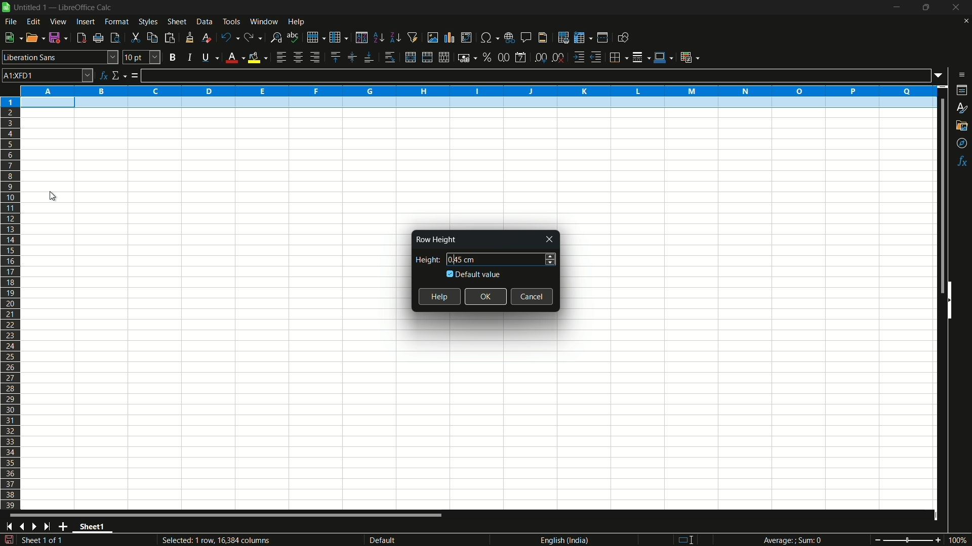 Image resolution: width=972 pixels, height=546 pixels. I want to click on new file, so click(12, 37).